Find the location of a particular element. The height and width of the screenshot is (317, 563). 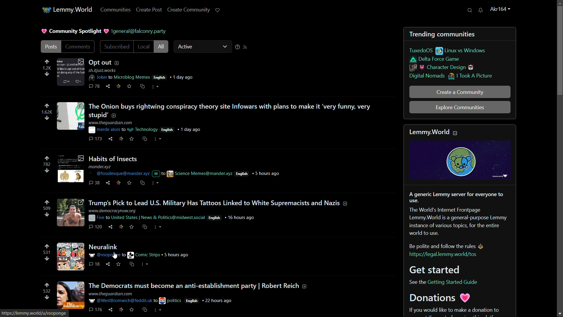

downvote is located at coordinates (47, 74).